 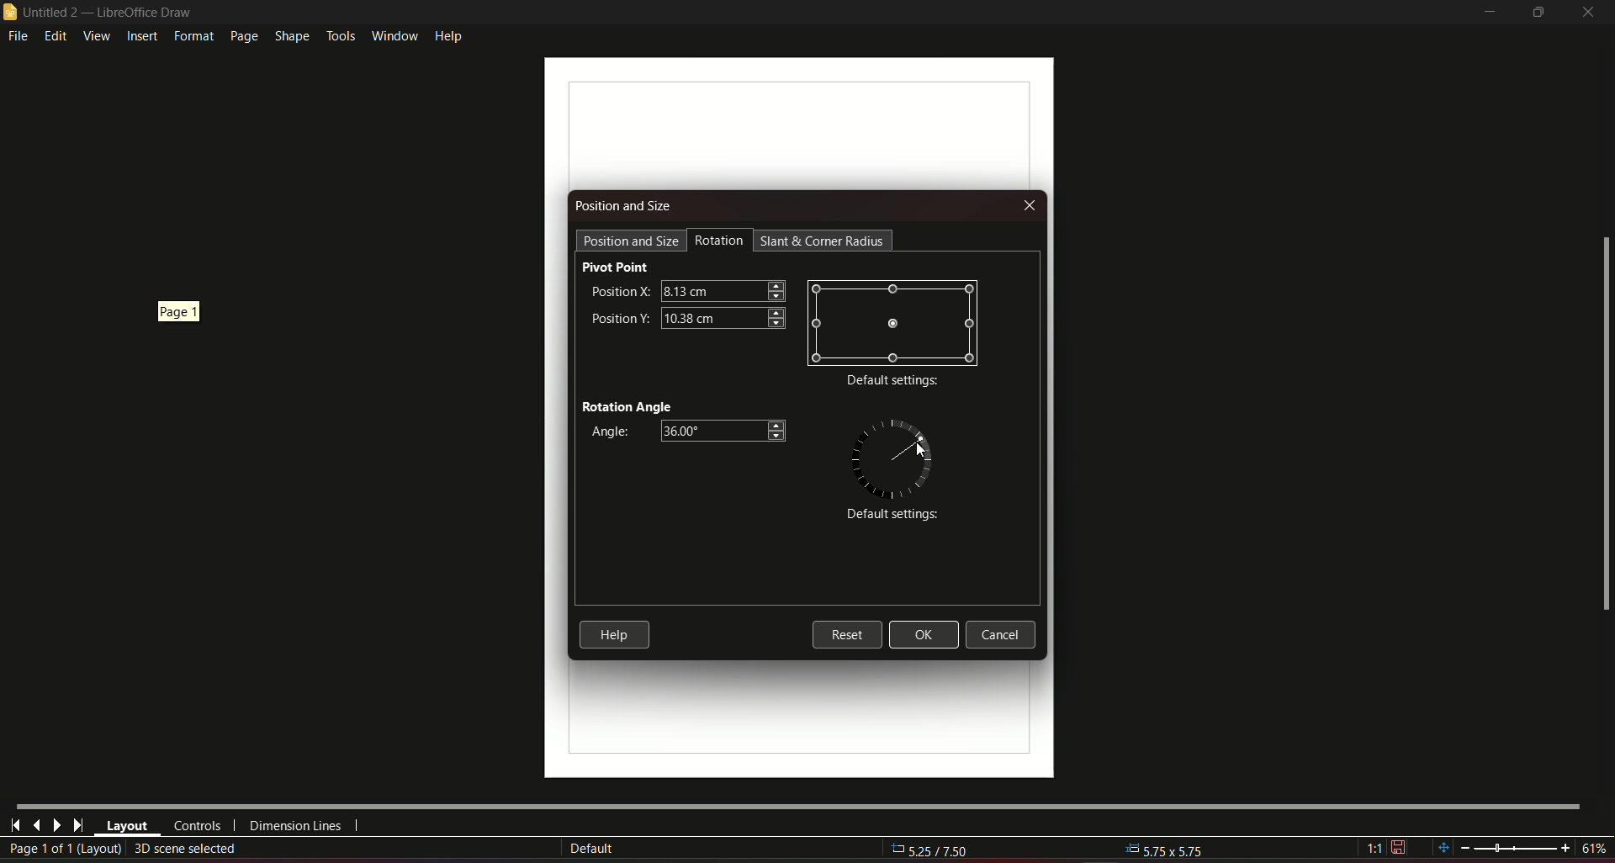 What do you see at coordinates (631, 240) in the screenshot?
I see `position and size` at bounding box center [631, 240].